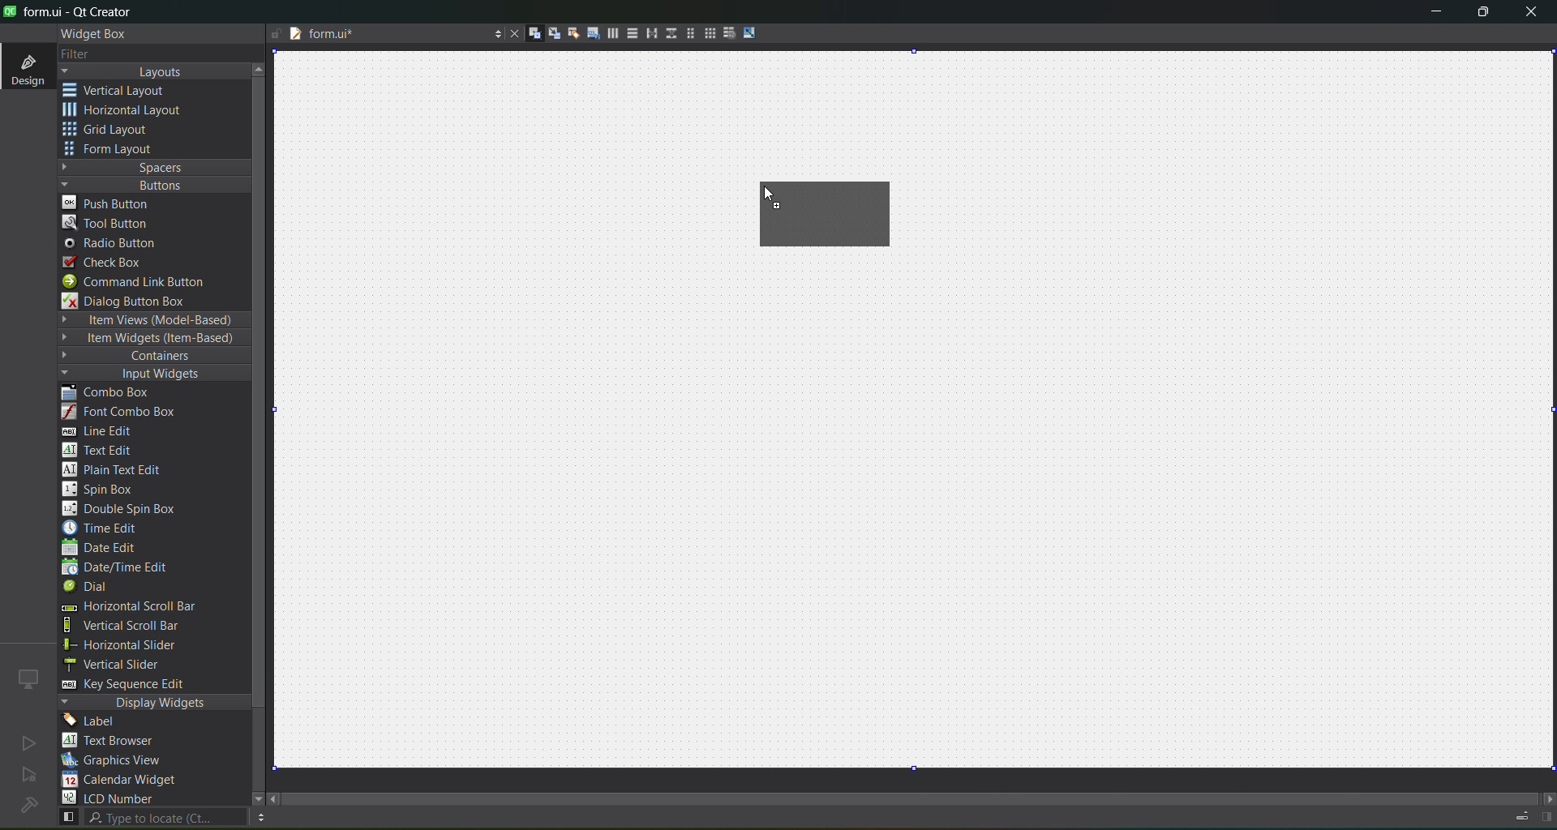  What do you see at coordinates (118, 393) in the screenshot?
I see `combo box` at bounding box center [118, 393].